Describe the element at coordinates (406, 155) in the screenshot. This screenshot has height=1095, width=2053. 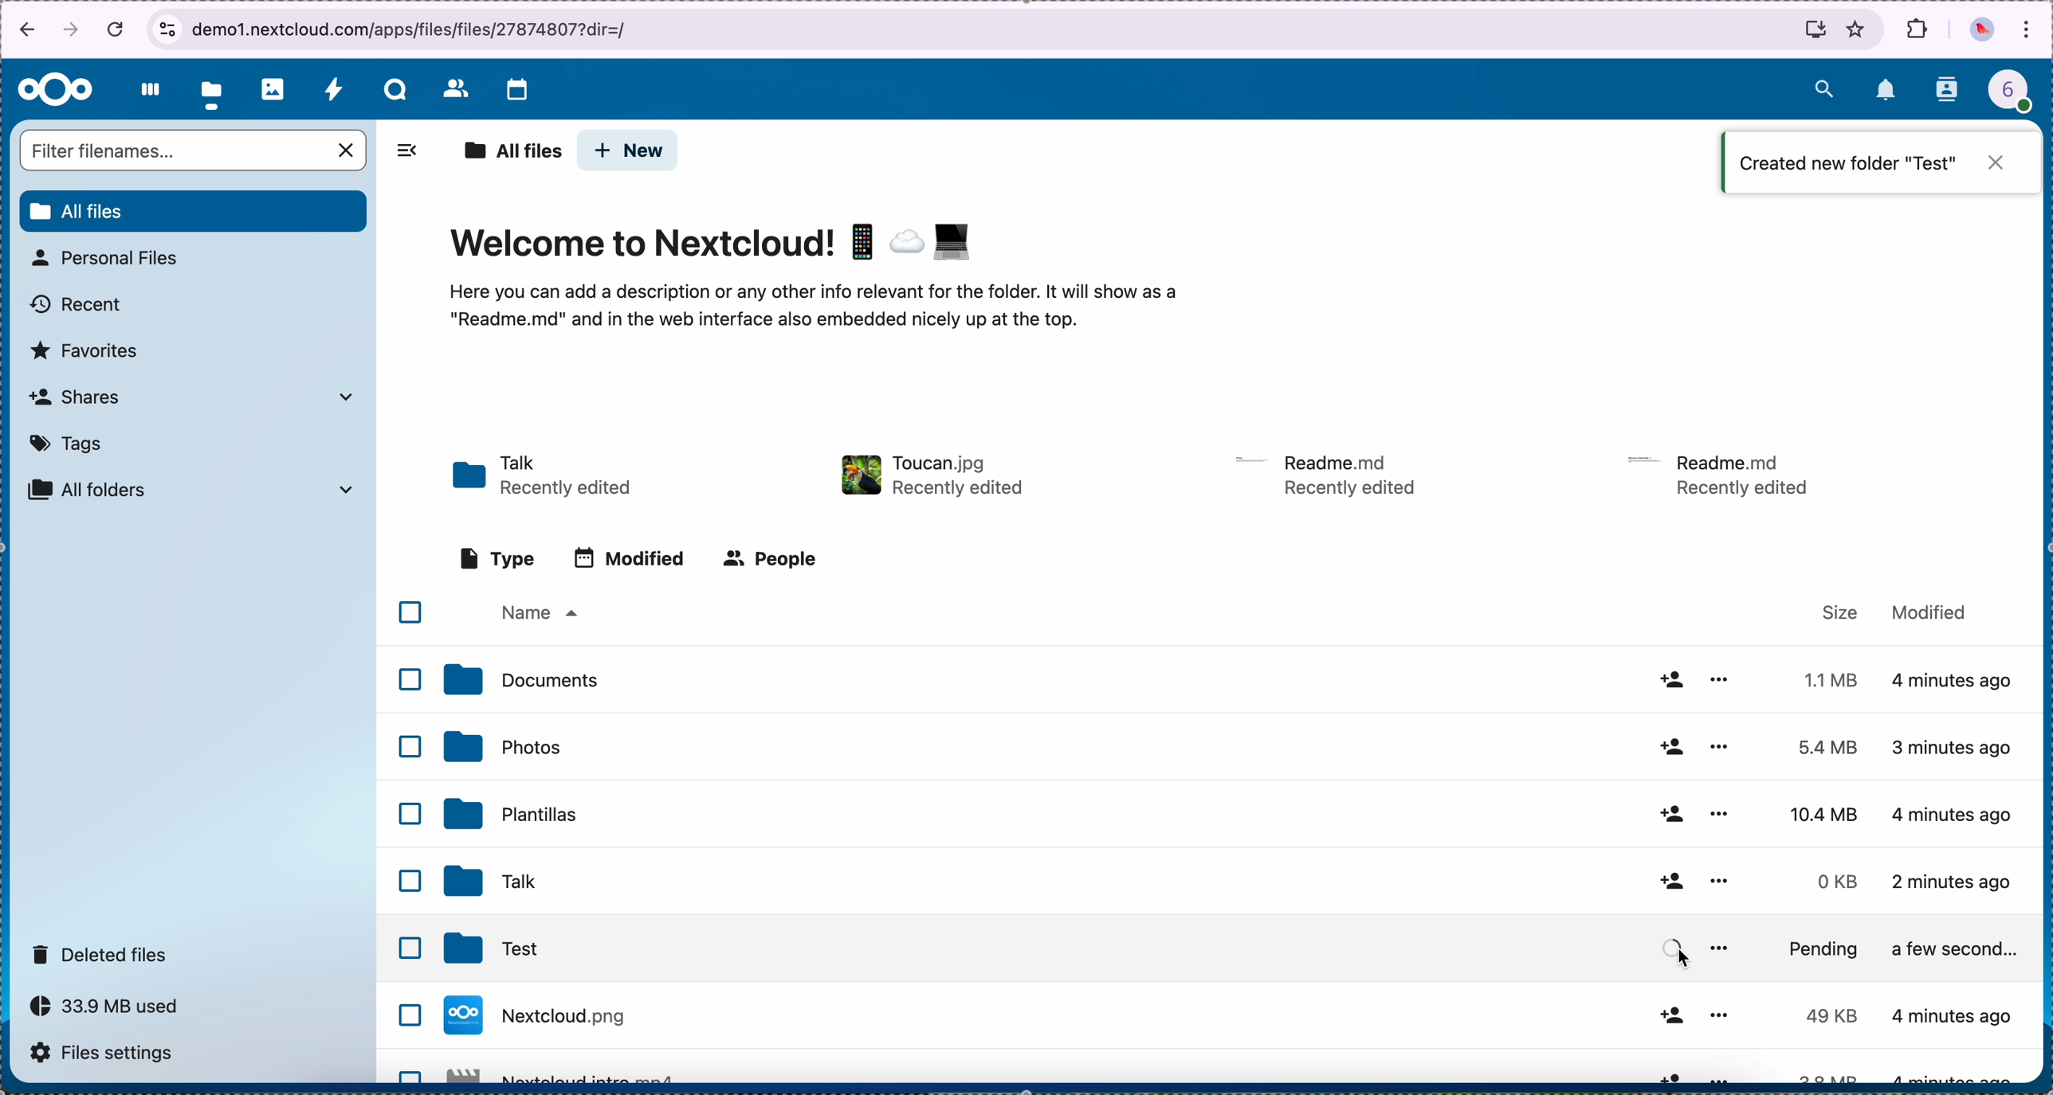
I see `hide tabs` at that location.